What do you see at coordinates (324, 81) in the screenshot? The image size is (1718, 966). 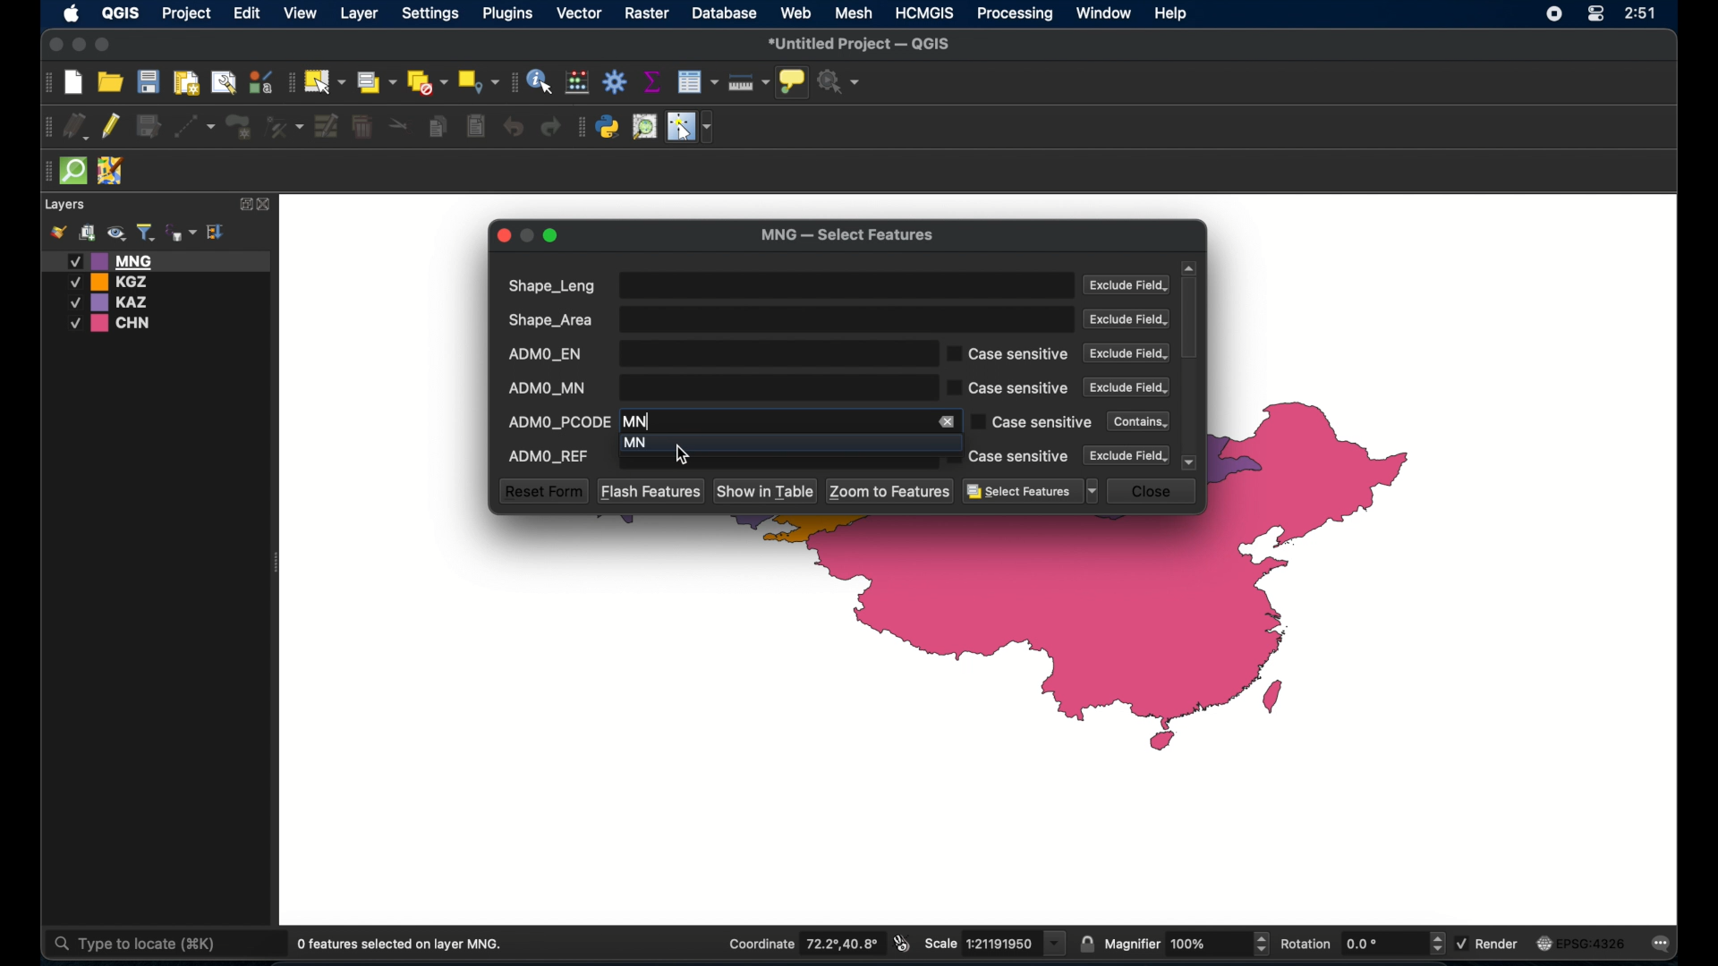 I see `select features` at bounding box center [324, 81].